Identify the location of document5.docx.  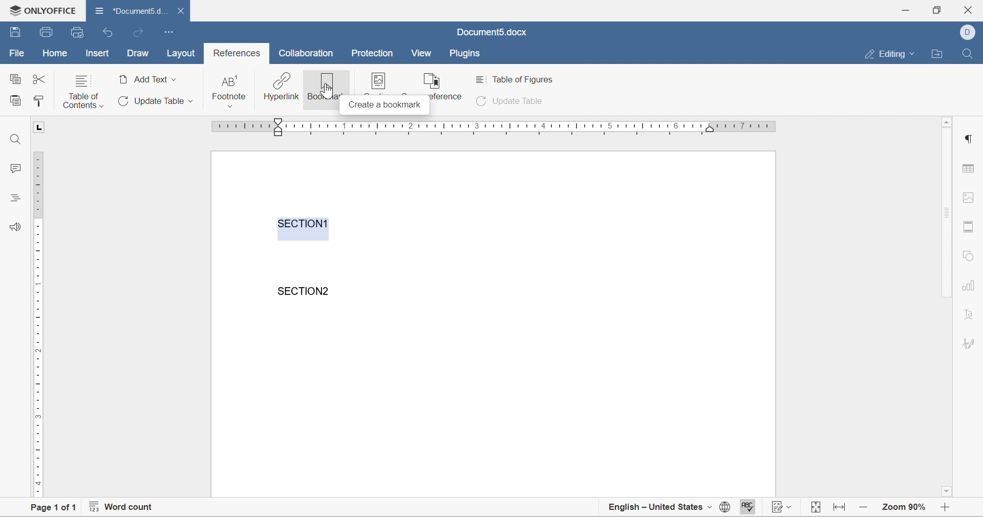
(491, 32).